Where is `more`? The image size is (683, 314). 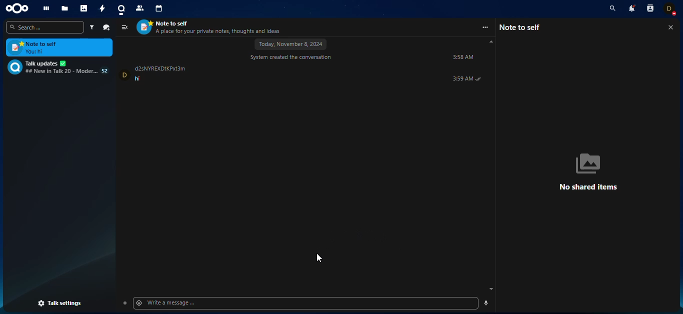 more is located at coordinates (486, 27).